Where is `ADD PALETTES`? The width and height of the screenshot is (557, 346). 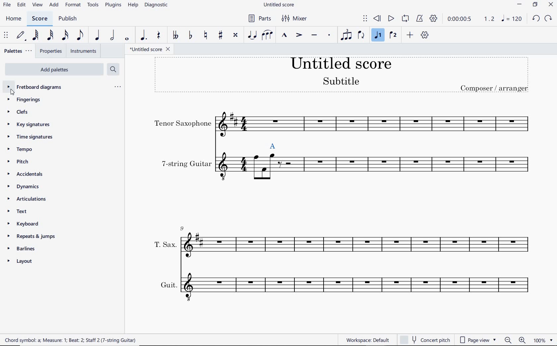
ADD PALETTES is located at coordinates (54, 69).